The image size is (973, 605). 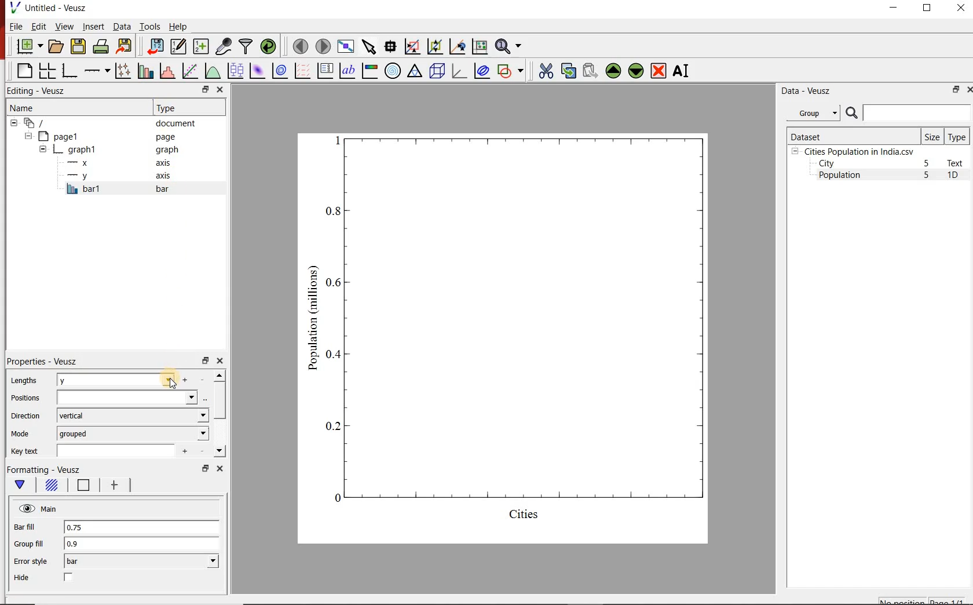 What do you see at coordinates (134, 397) in the screenshot?
I see `input field` at bounding box center [134, 397].